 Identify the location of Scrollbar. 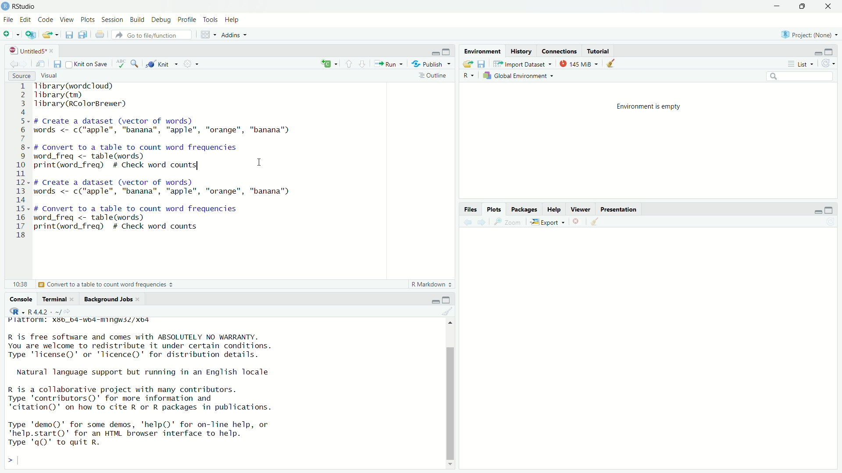
(451, 394).